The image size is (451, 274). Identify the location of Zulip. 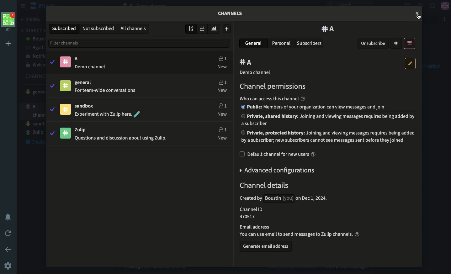
(34, 124).